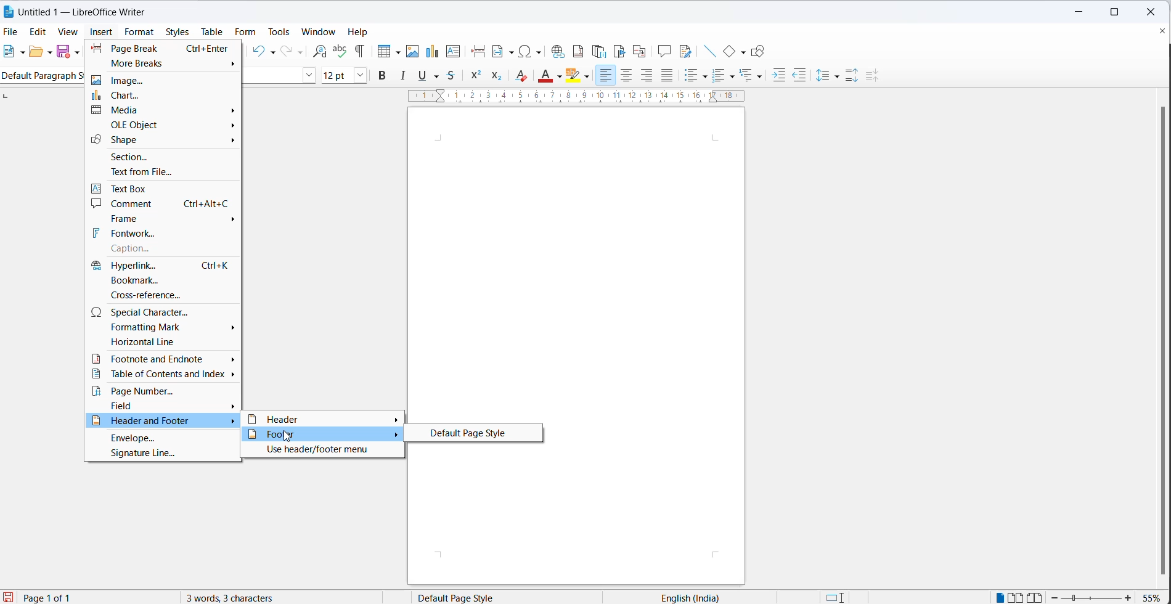 This screenshot has width=1171, height=604. Describe the element at coordinates (163, 110) in the screenshot. I see `media` at that location.